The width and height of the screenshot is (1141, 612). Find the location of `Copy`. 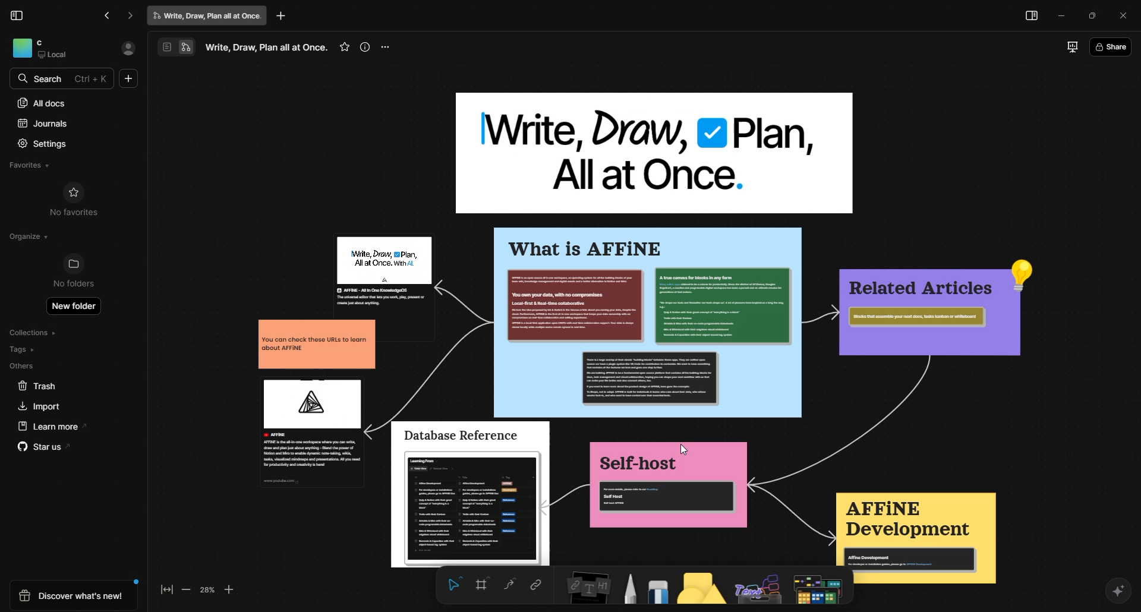

Copy is located at coordinates (533, 585).